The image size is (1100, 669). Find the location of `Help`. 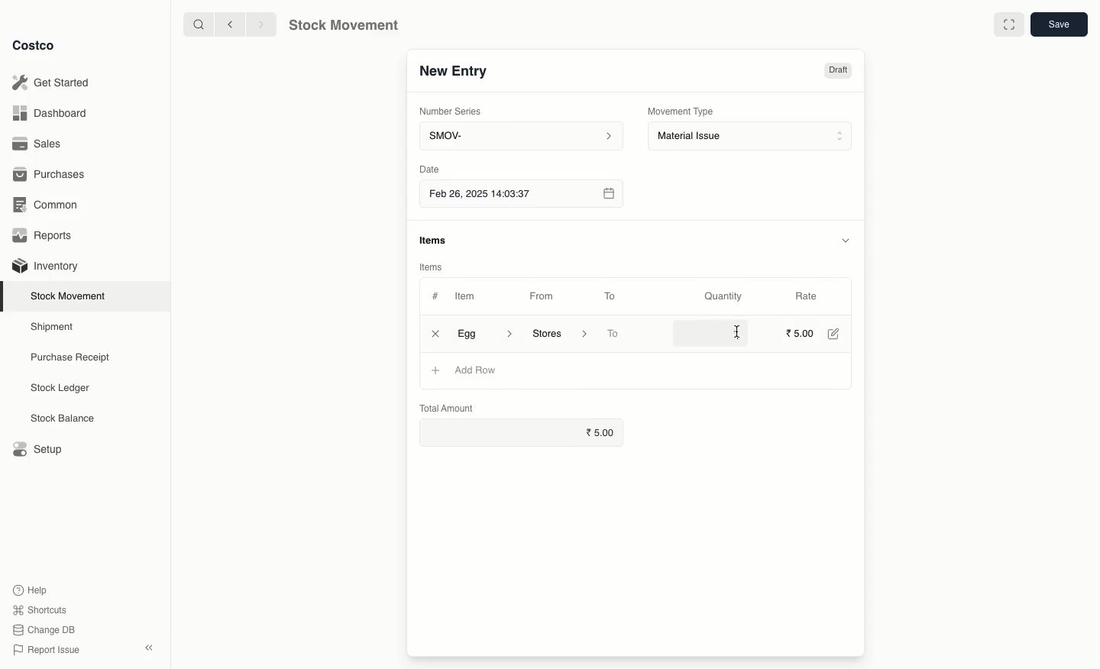

Help is located at coordinates (31, 588).